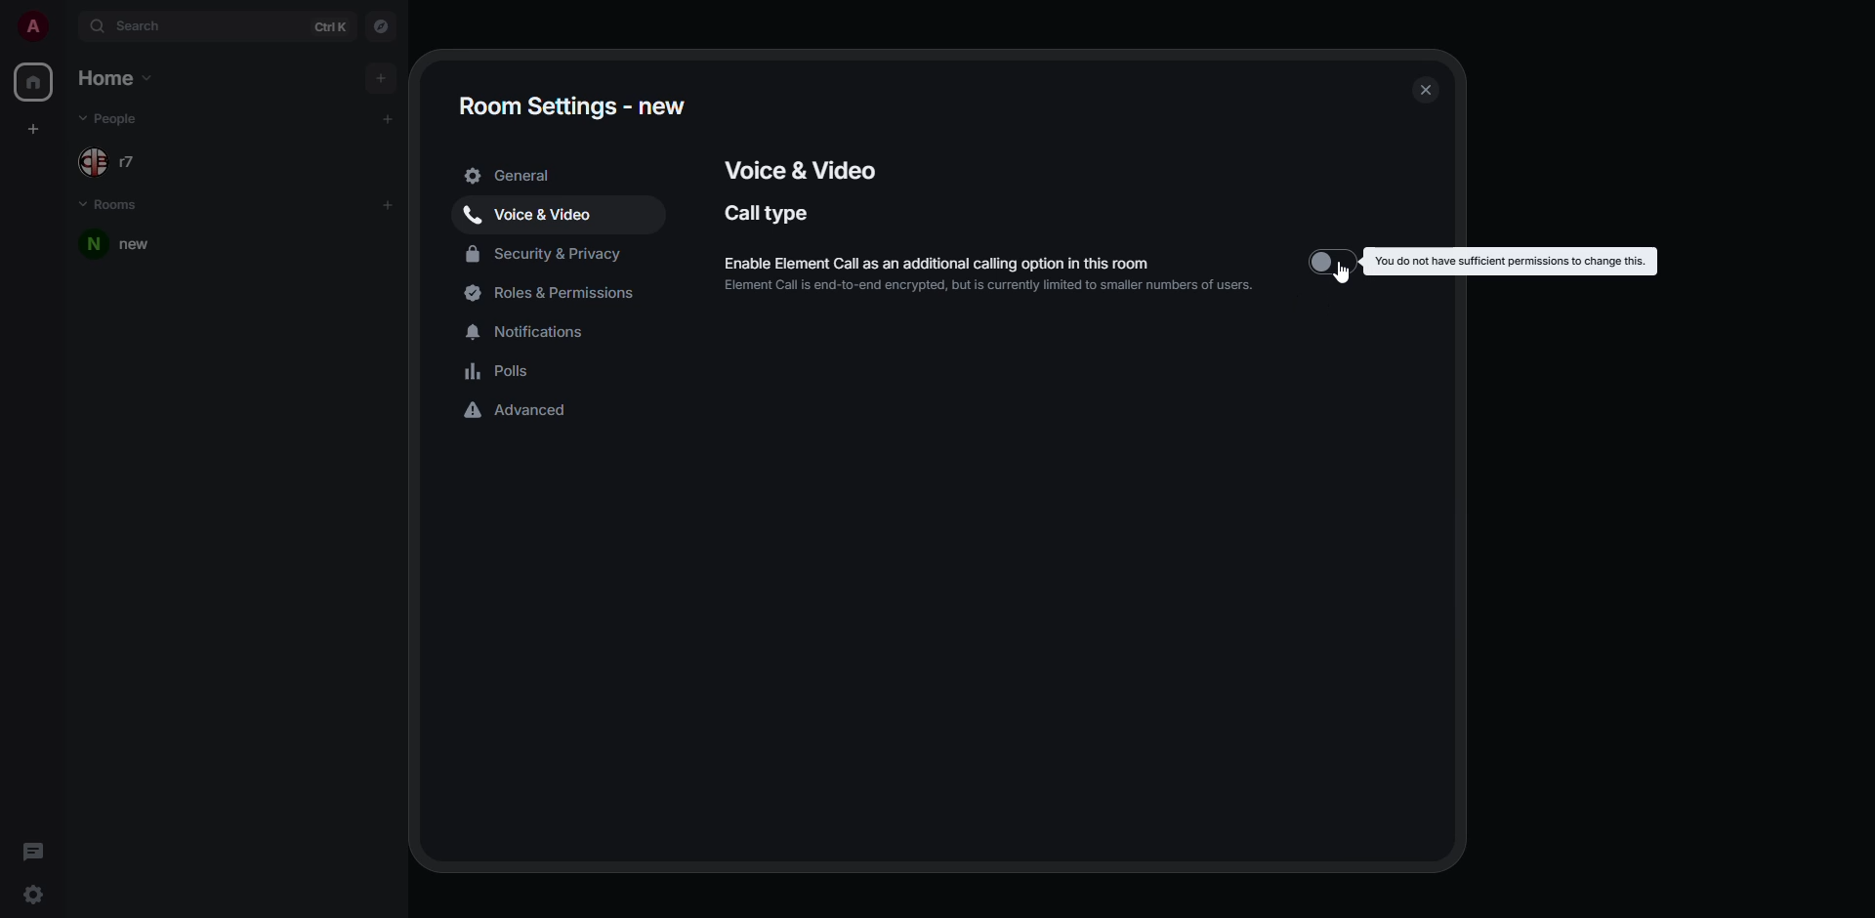  What do you see at coordinates (571, 105) in the screenshot?
I see `room settings - new ` at bounding box center [571, 105].